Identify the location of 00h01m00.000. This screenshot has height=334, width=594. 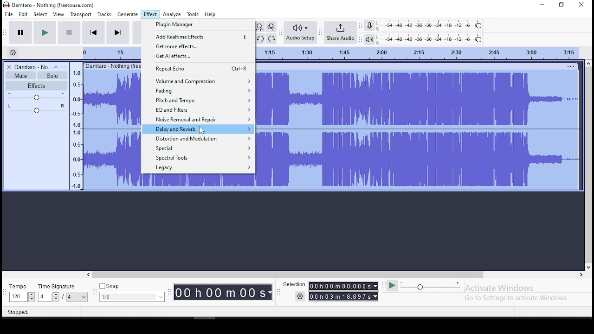
(340, 286).